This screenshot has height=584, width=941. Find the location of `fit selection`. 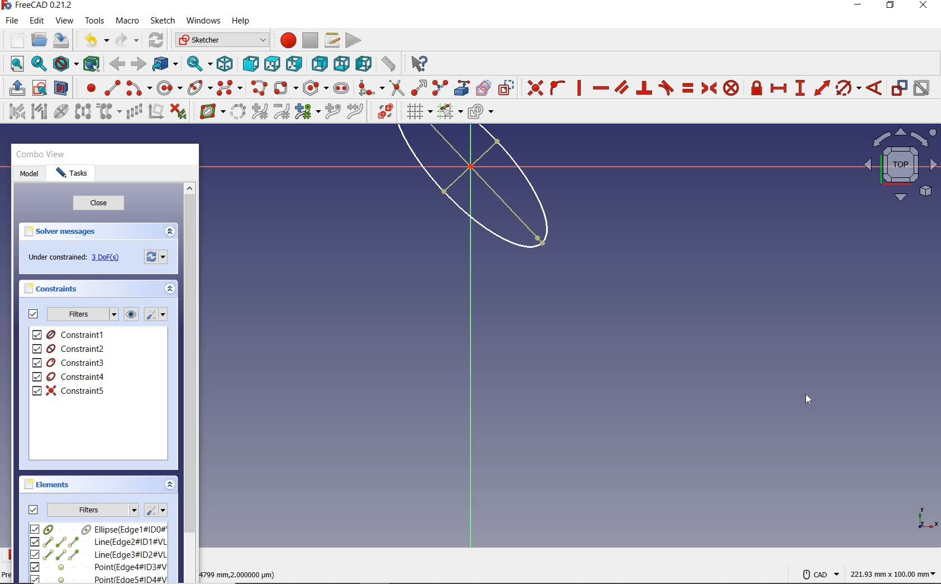

fit selection is located at coordinates (38, 64).